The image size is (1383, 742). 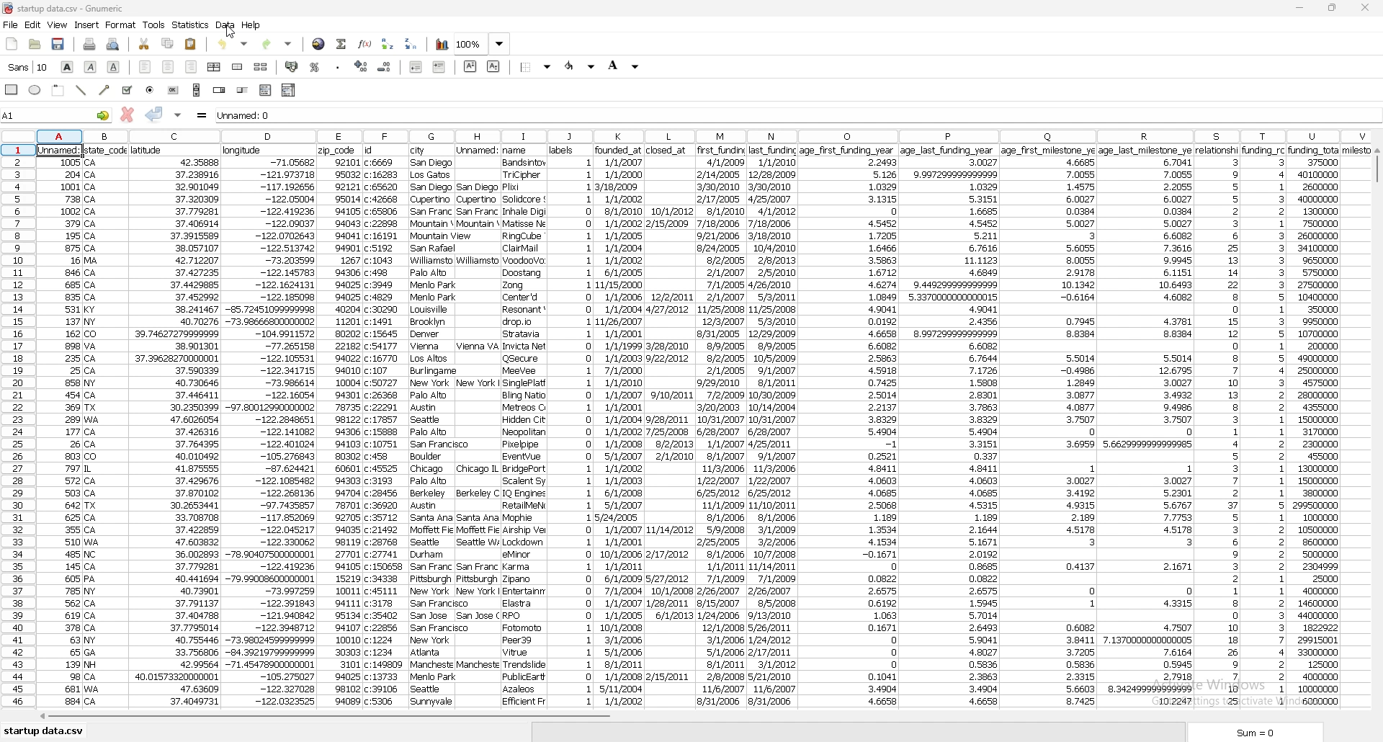 What do you see at coordinates (154, 24) in the screenshot?
I see `tools` at bounding box center [154, 24].